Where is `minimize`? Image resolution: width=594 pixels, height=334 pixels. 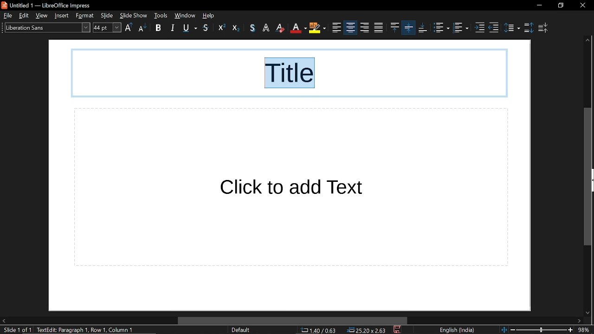
minimize is located at coordinates (539, 6).